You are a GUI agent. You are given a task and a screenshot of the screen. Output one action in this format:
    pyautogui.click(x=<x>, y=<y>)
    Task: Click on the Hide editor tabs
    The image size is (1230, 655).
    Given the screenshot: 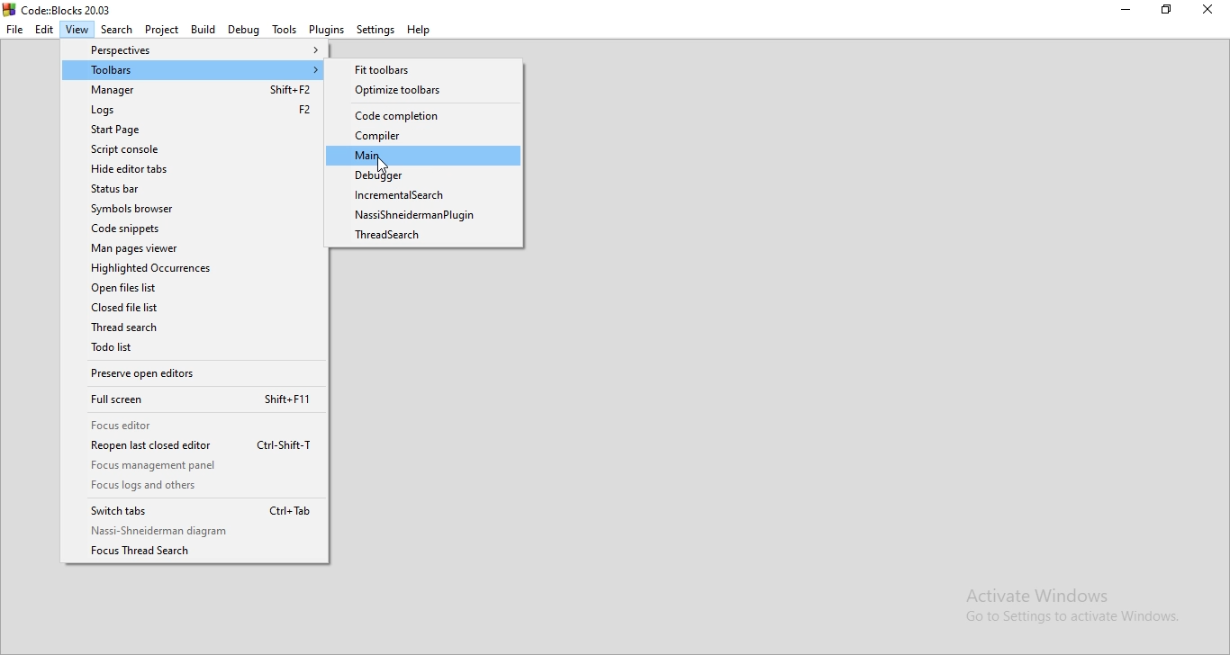 What is the action you would take?
    pyautogui.click(x=192, y=169)
    